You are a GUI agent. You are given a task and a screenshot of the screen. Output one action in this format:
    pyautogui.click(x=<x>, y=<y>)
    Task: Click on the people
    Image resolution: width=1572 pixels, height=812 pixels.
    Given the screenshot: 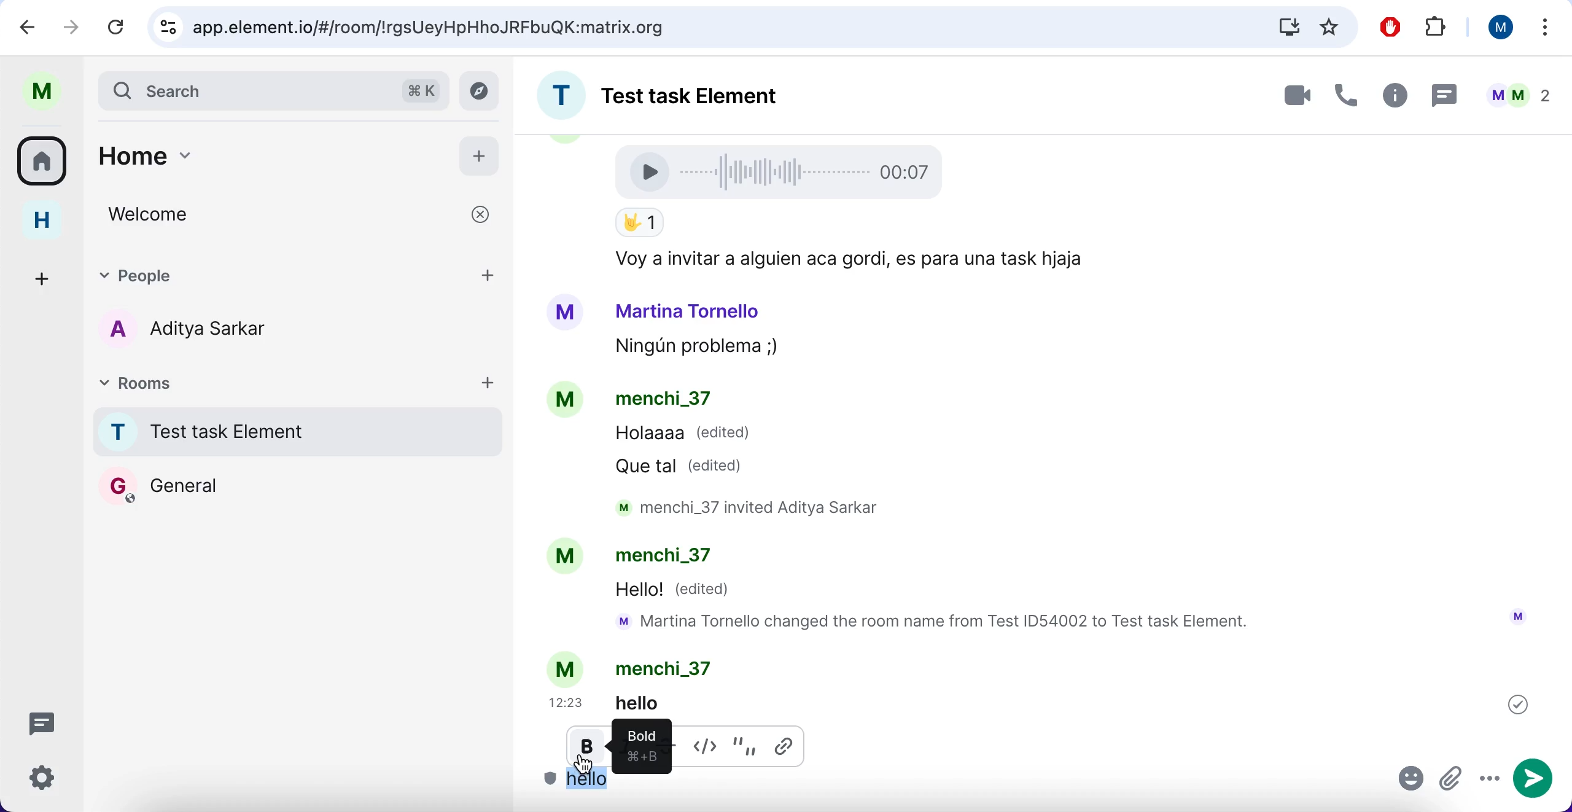 What is the action you would take?
    pyautogui.click(x=1518, y=95)
    